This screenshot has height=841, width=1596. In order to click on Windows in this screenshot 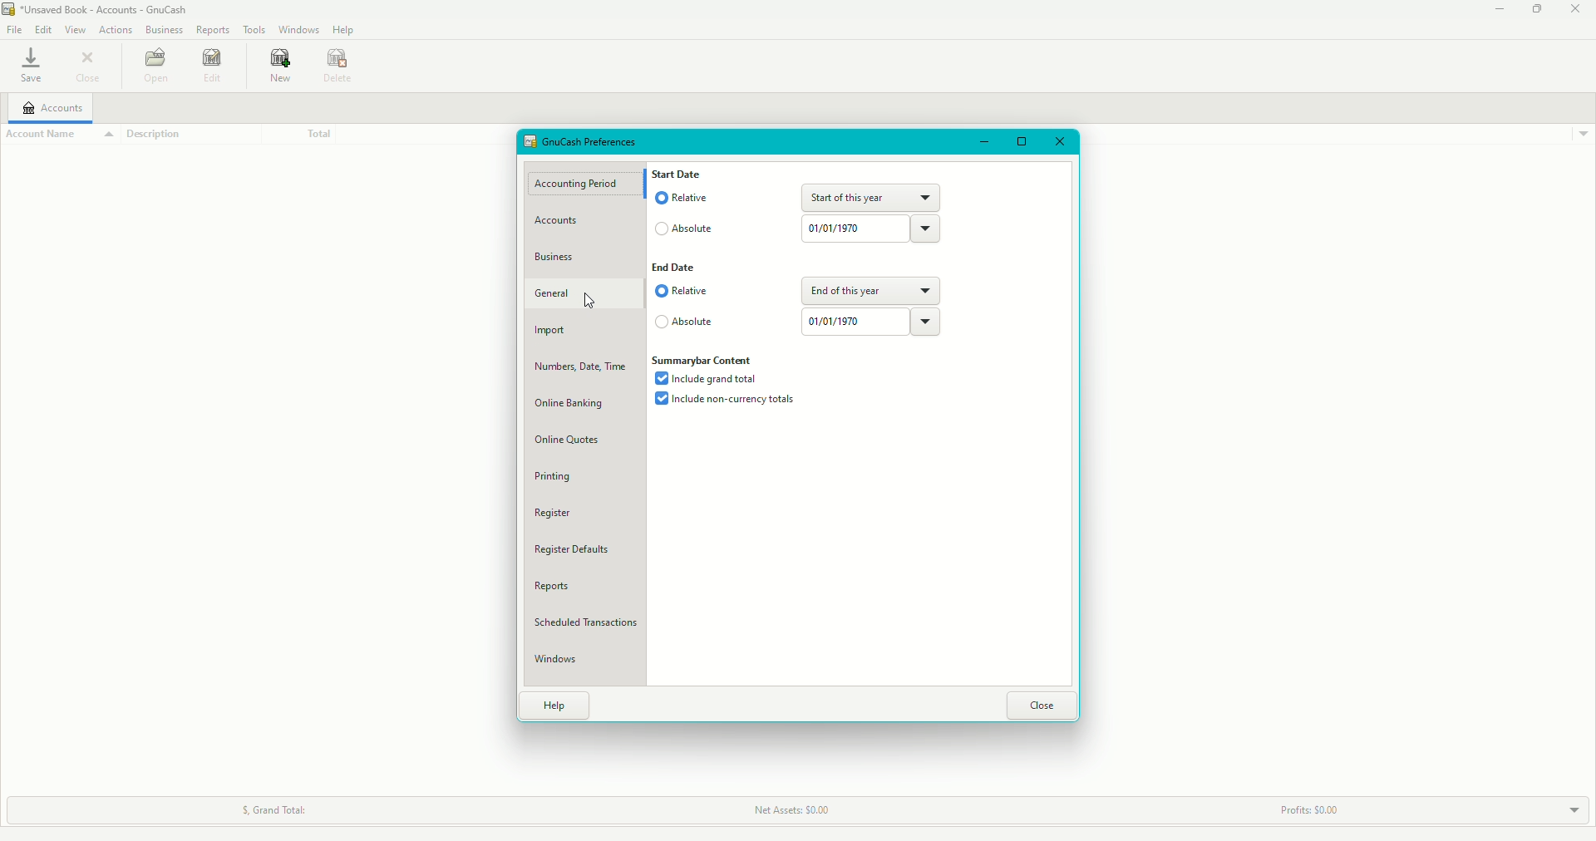, I will do `click(302, 29)`.